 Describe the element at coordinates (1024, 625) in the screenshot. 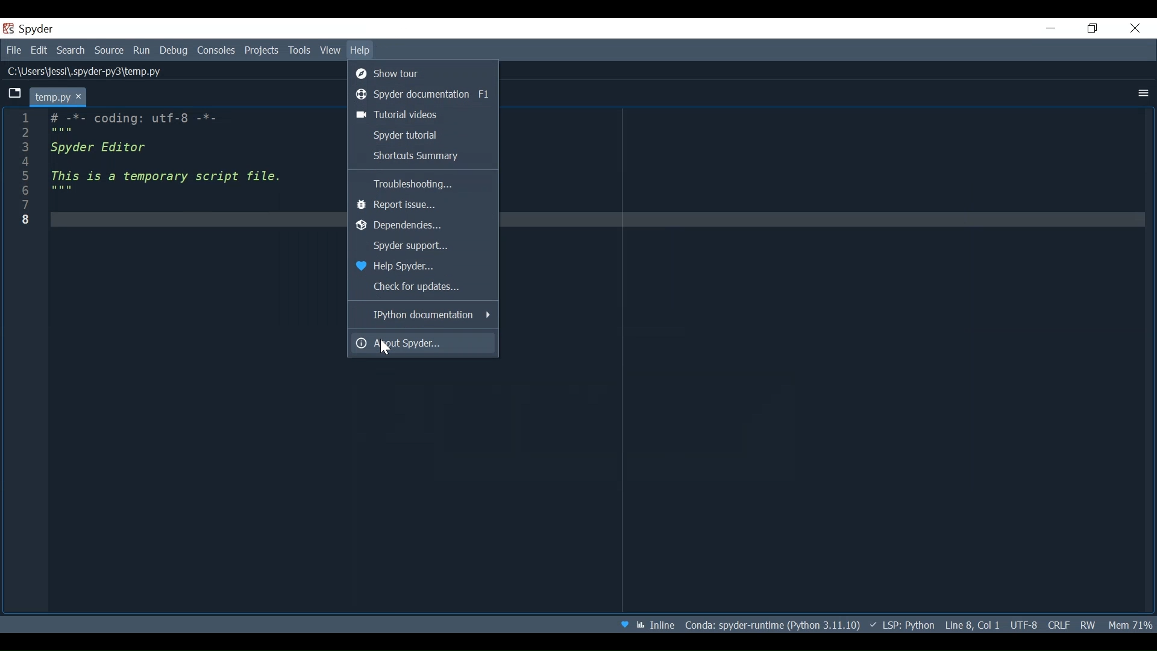

I see `File Encoding` at that location.